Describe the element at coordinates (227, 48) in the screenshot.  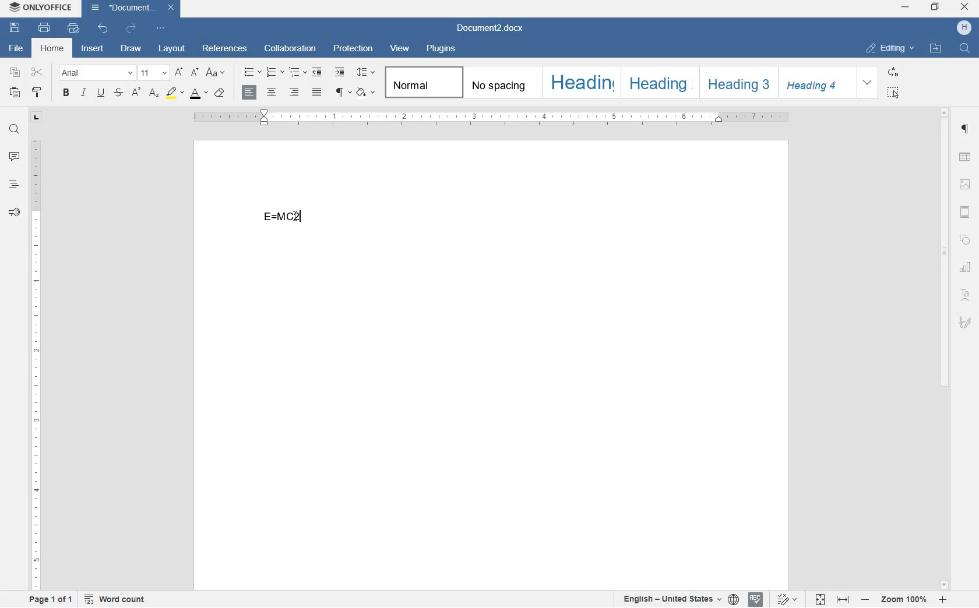
I see `references` at that location.